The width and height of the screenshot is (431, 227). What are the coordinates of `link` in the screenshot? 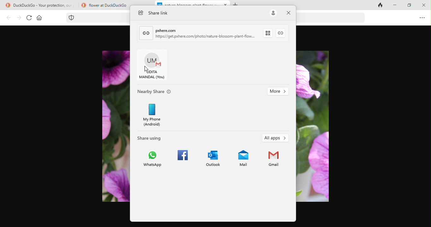 It's located at (283, 33).